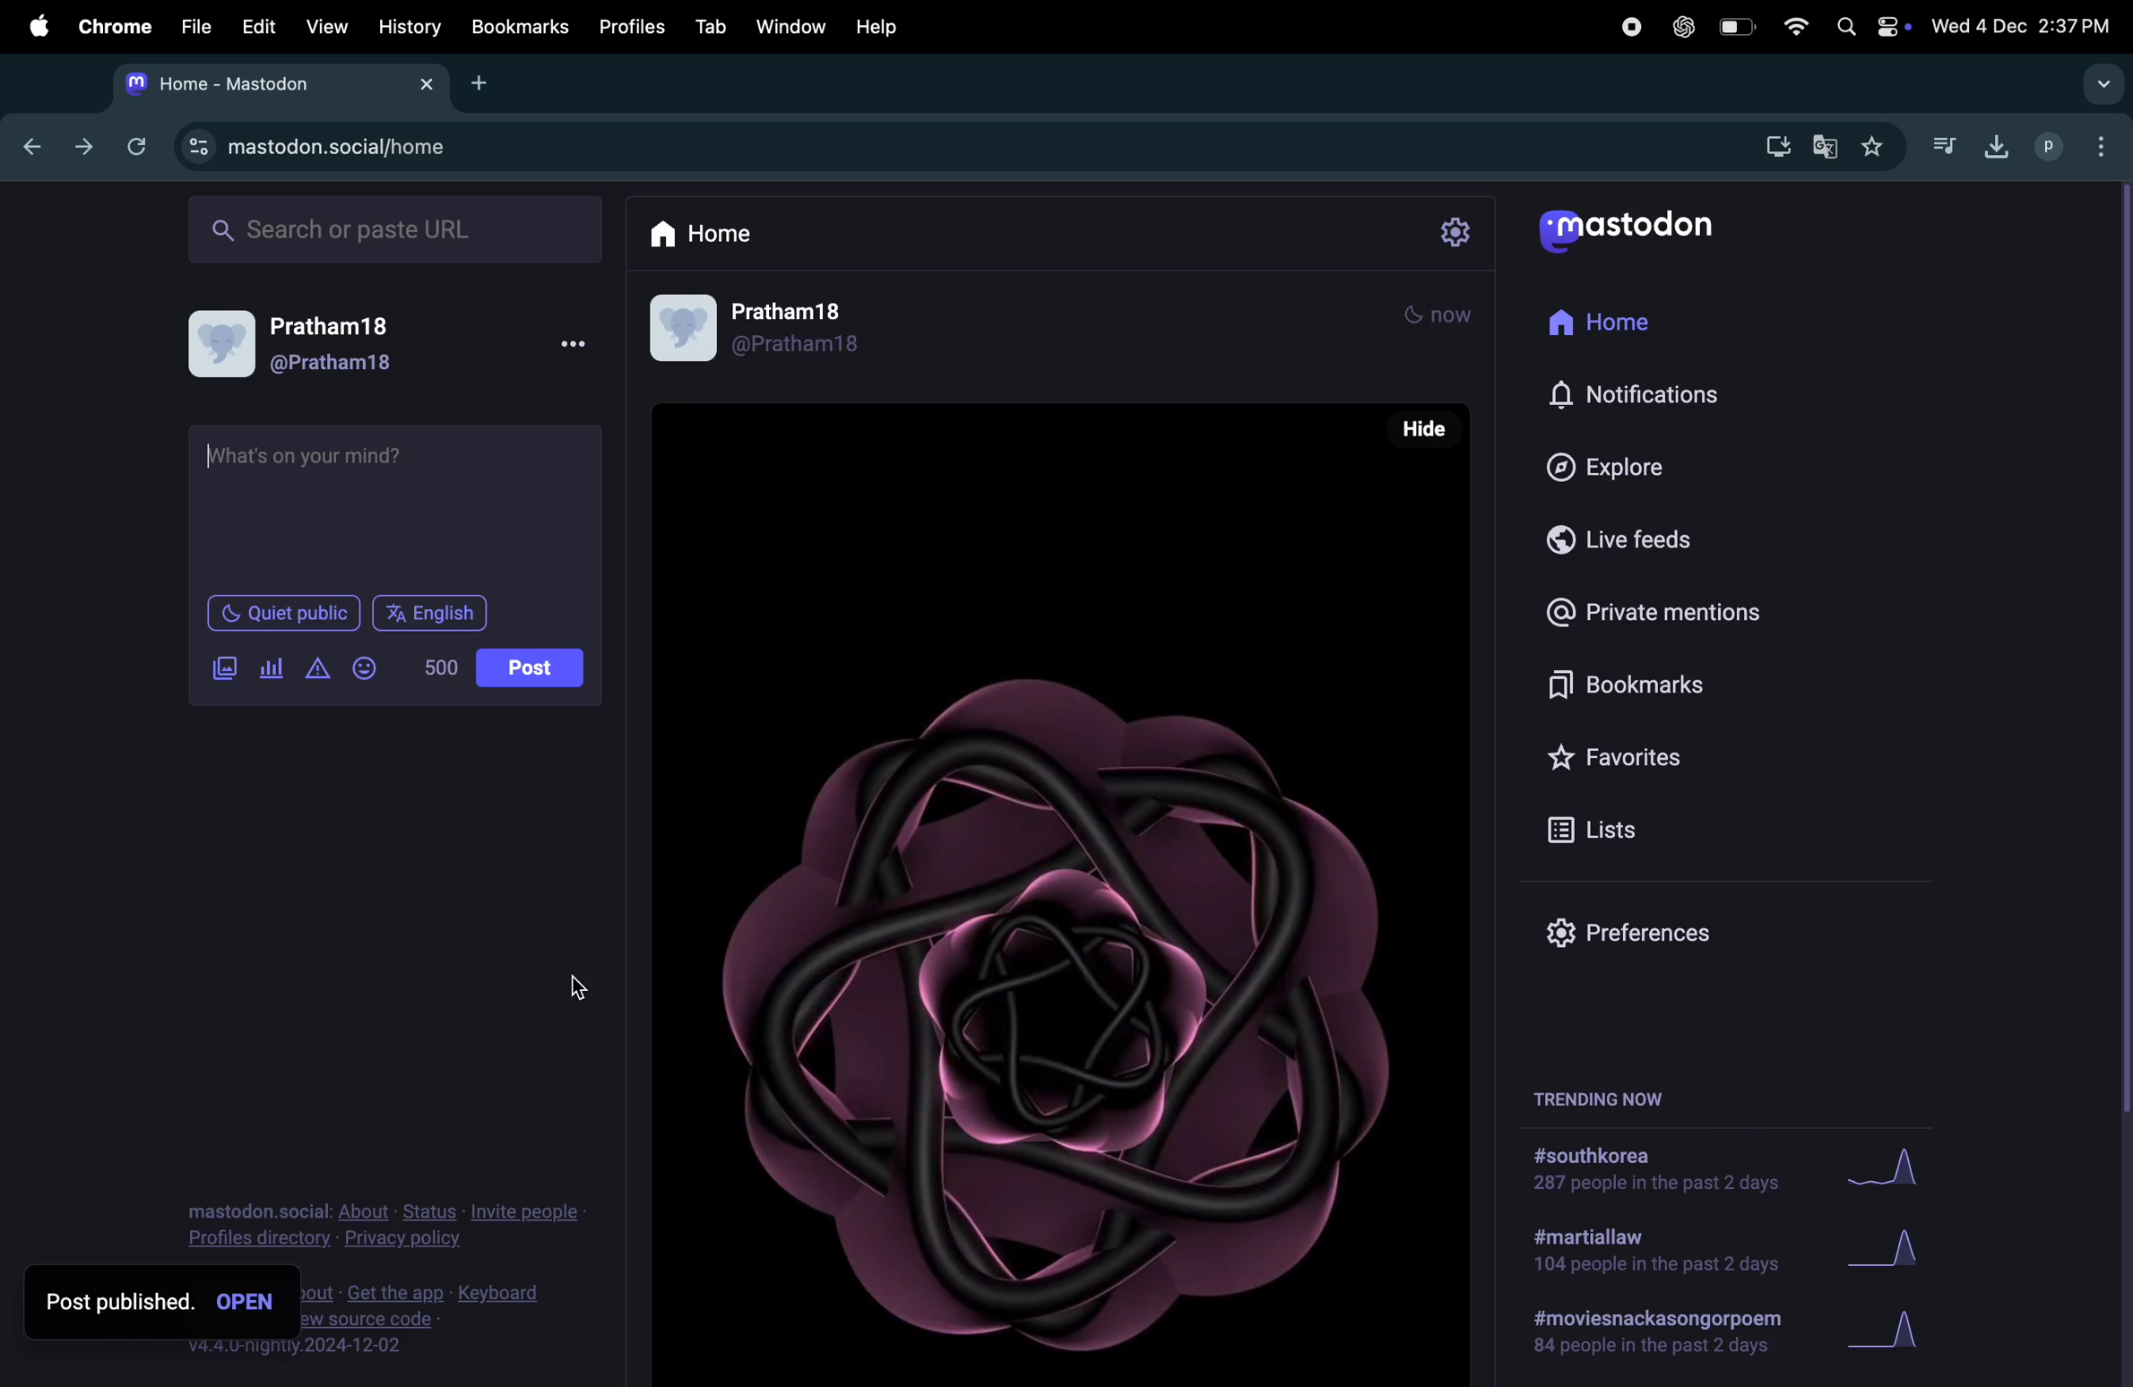  Describe the element at coordinates (532, 668) in the screenshot. I see `post` at that location.